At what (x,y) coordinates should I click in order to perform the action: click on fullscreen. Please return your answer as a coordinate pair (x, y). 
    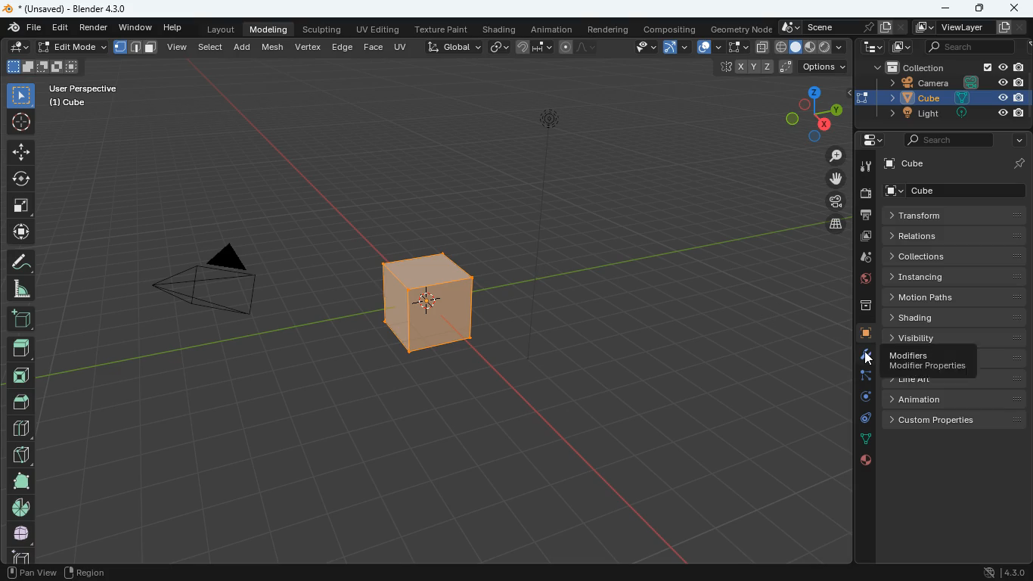
    Looking at the image, I should click on (20, 206).